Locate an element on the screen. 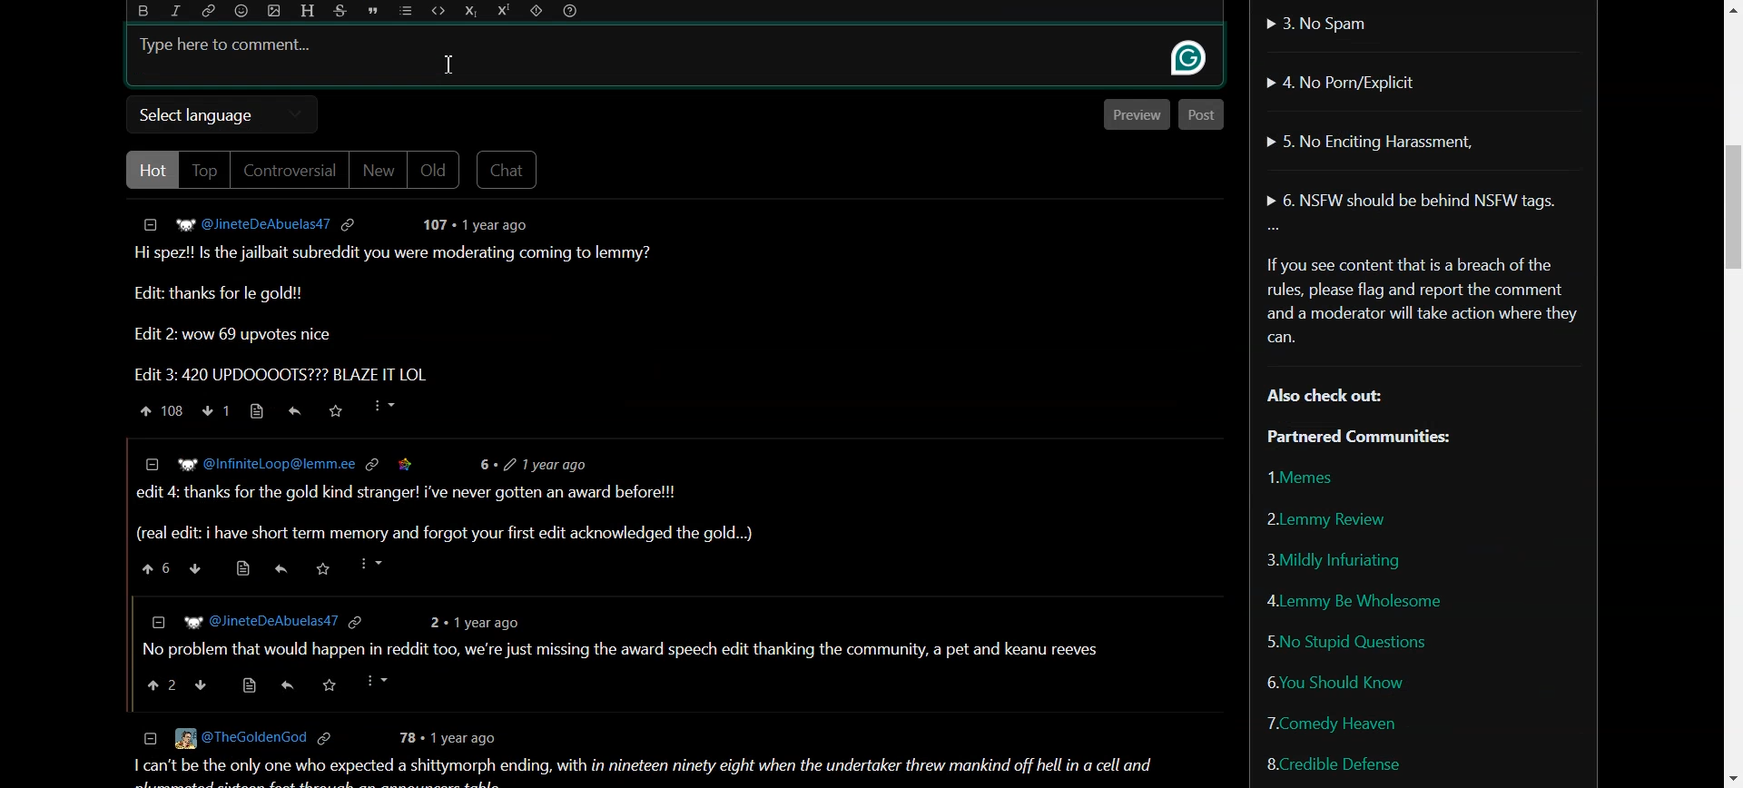 The width and height of the screenshot is (1743, 788). down vote is located at coordinates (195, 568).